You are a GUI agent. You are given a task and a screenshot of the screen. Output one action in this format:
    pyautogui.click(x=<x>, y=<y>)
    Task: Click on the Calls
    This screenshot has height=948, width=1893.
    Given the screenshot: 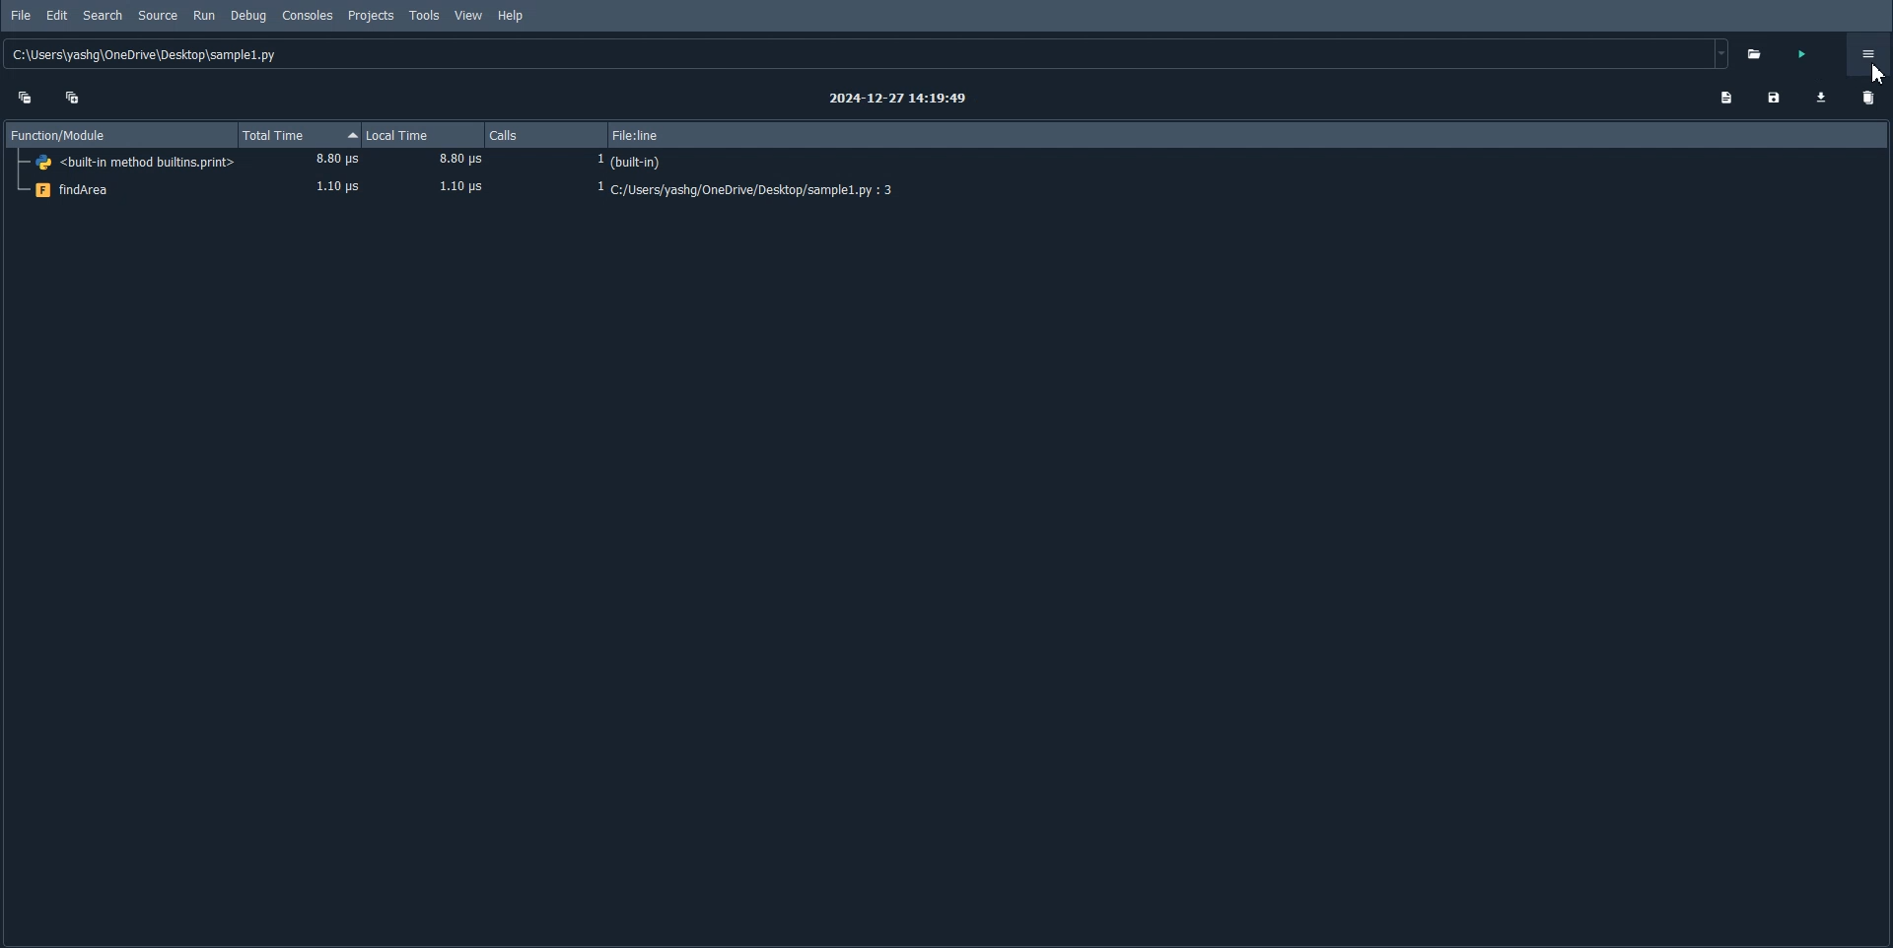 What is the action you would take?
    pyautogui.click(x=548, y=135)
    